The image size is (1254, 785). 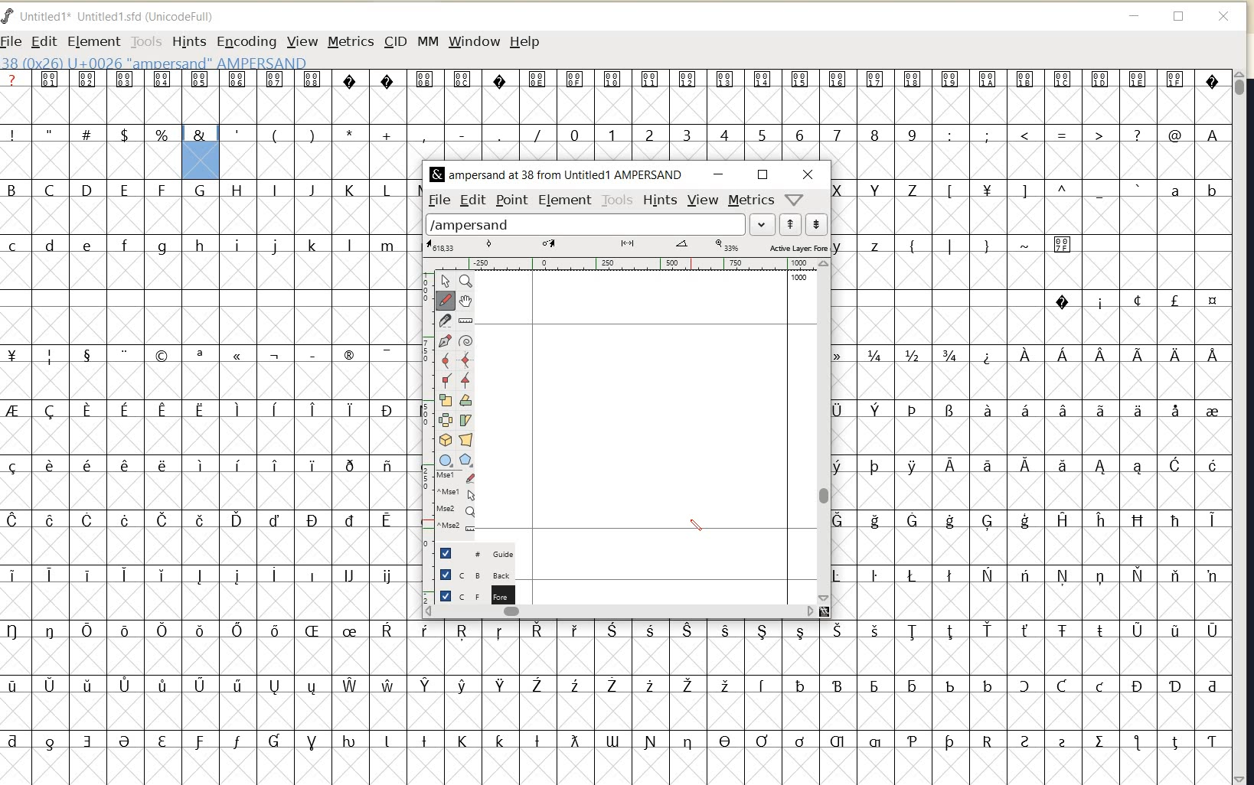 What do you see at coordinates (394, 41) in the screenshot?
I see `CID` at bounding box center [394, 41].